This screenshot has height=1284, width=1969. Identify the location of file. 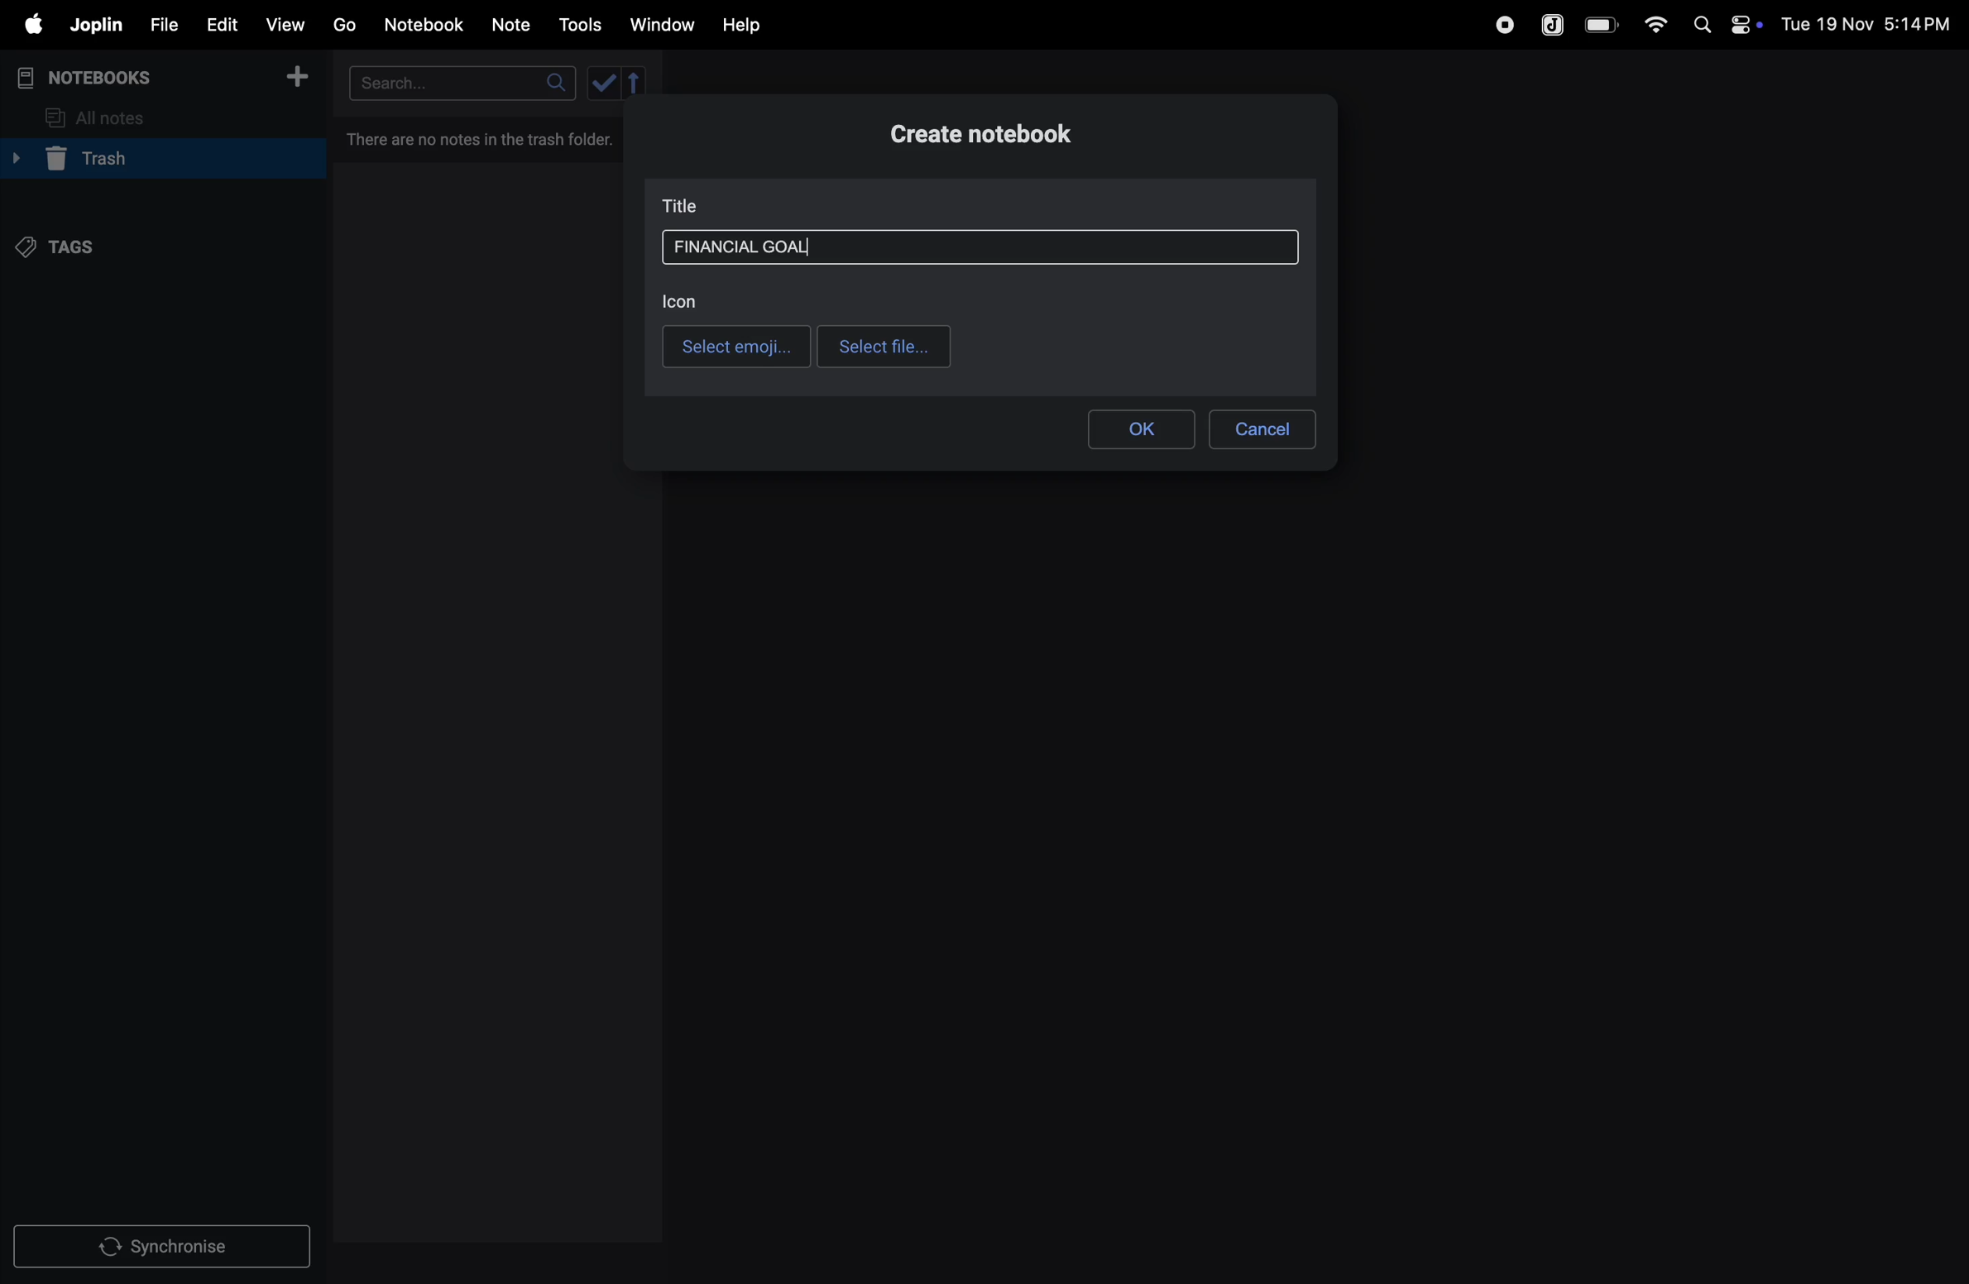
(158, 22).